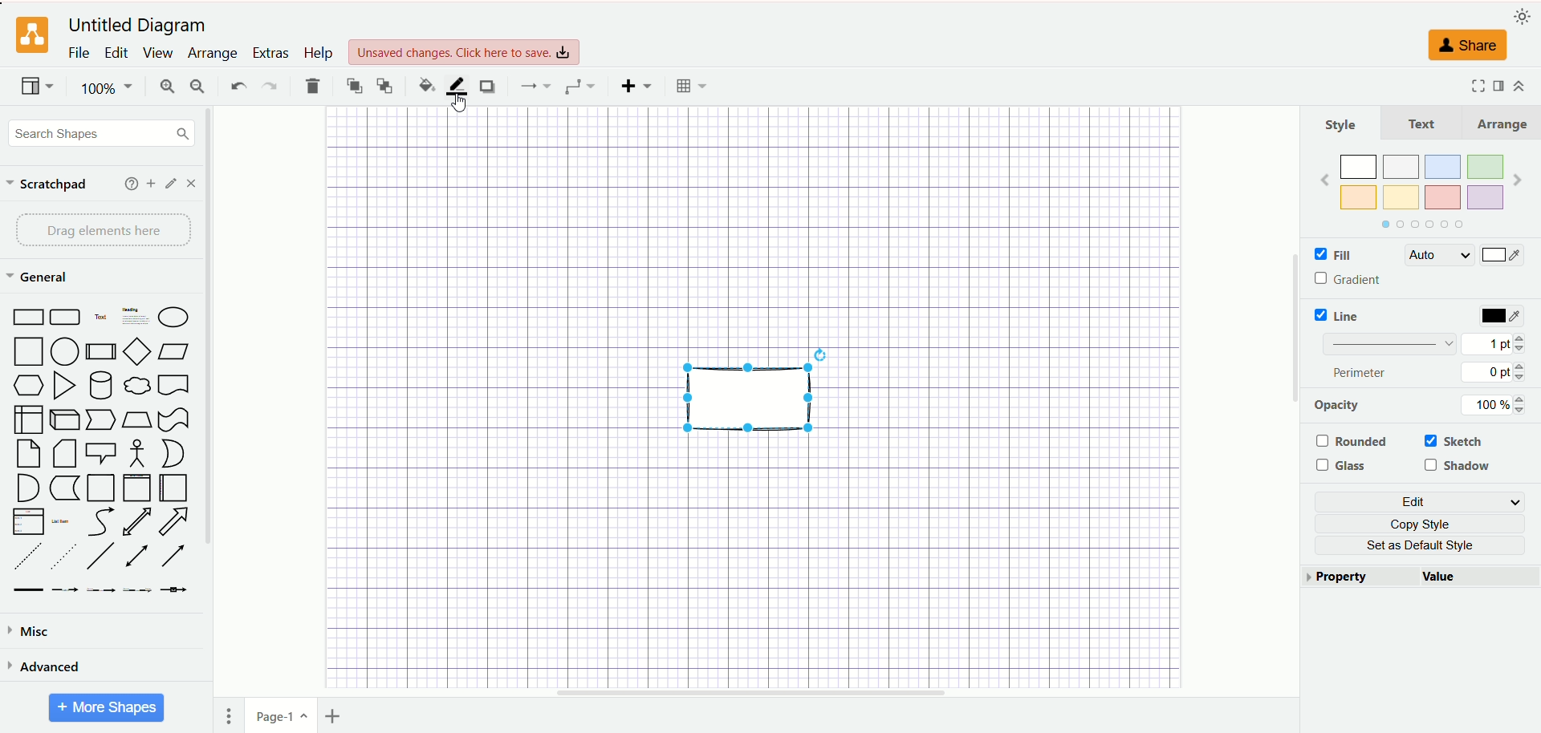  Describe the element at coordinates (127, 183) in the screenshot. I see `help` at that location.